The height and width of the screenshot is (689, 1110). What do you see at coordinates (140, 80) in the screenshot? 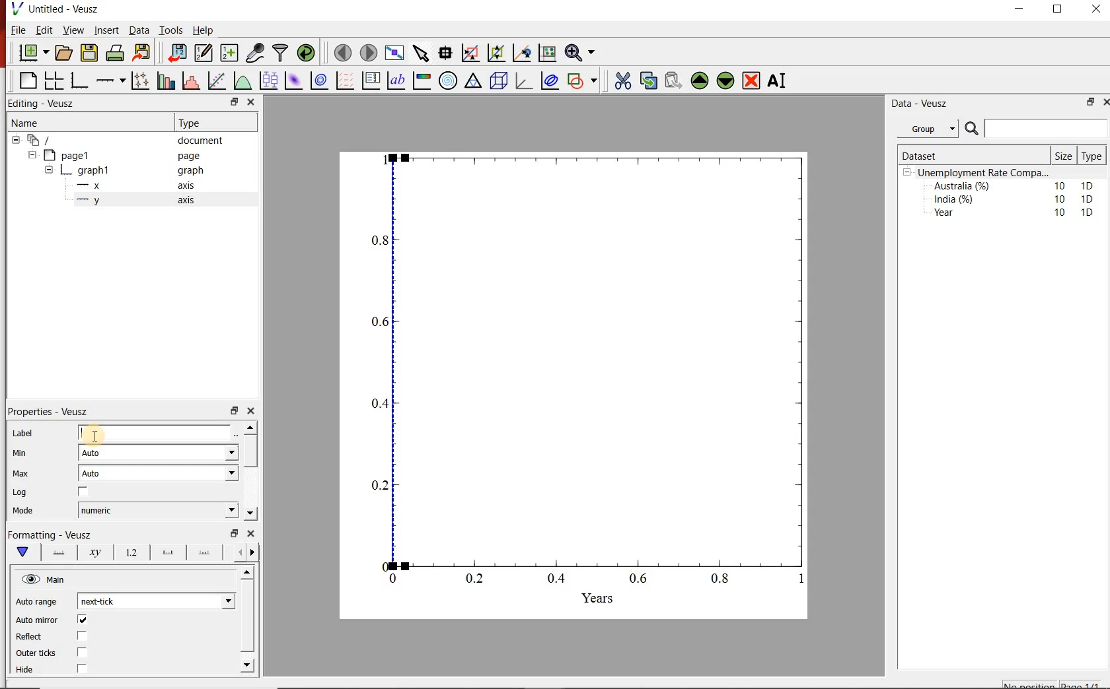
I see `plot points with lines and errorbars` at bounding box center [140, 80].